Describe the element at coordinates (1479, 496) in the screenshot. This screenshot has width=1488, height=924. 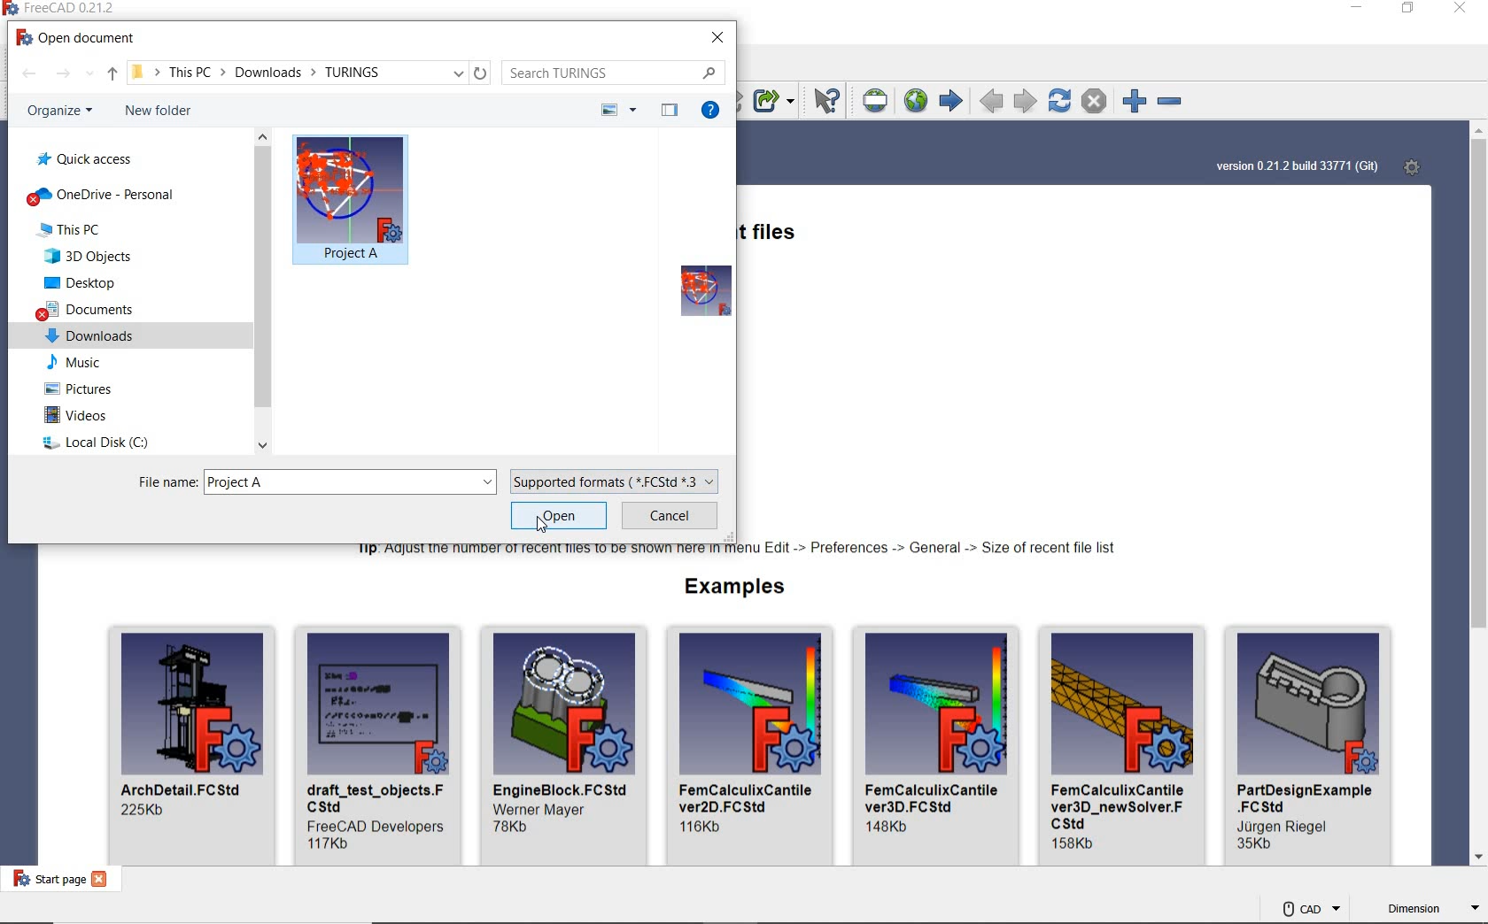
I see `SCROLLBAR` at that location.